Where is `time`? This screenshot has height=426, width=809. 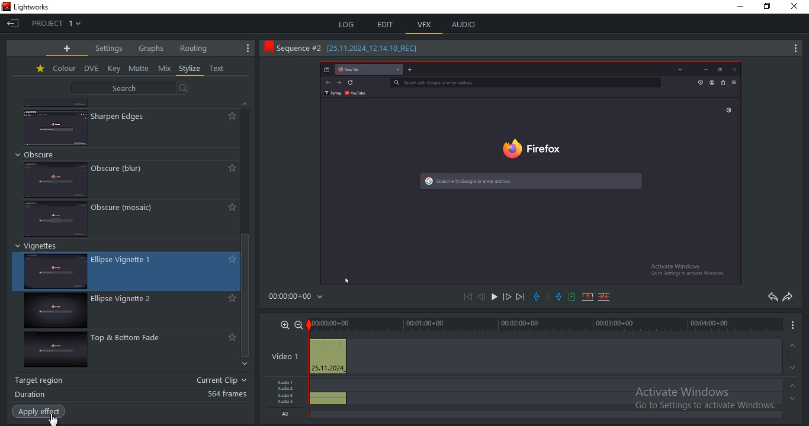
time is located at coordinates (300, 296).